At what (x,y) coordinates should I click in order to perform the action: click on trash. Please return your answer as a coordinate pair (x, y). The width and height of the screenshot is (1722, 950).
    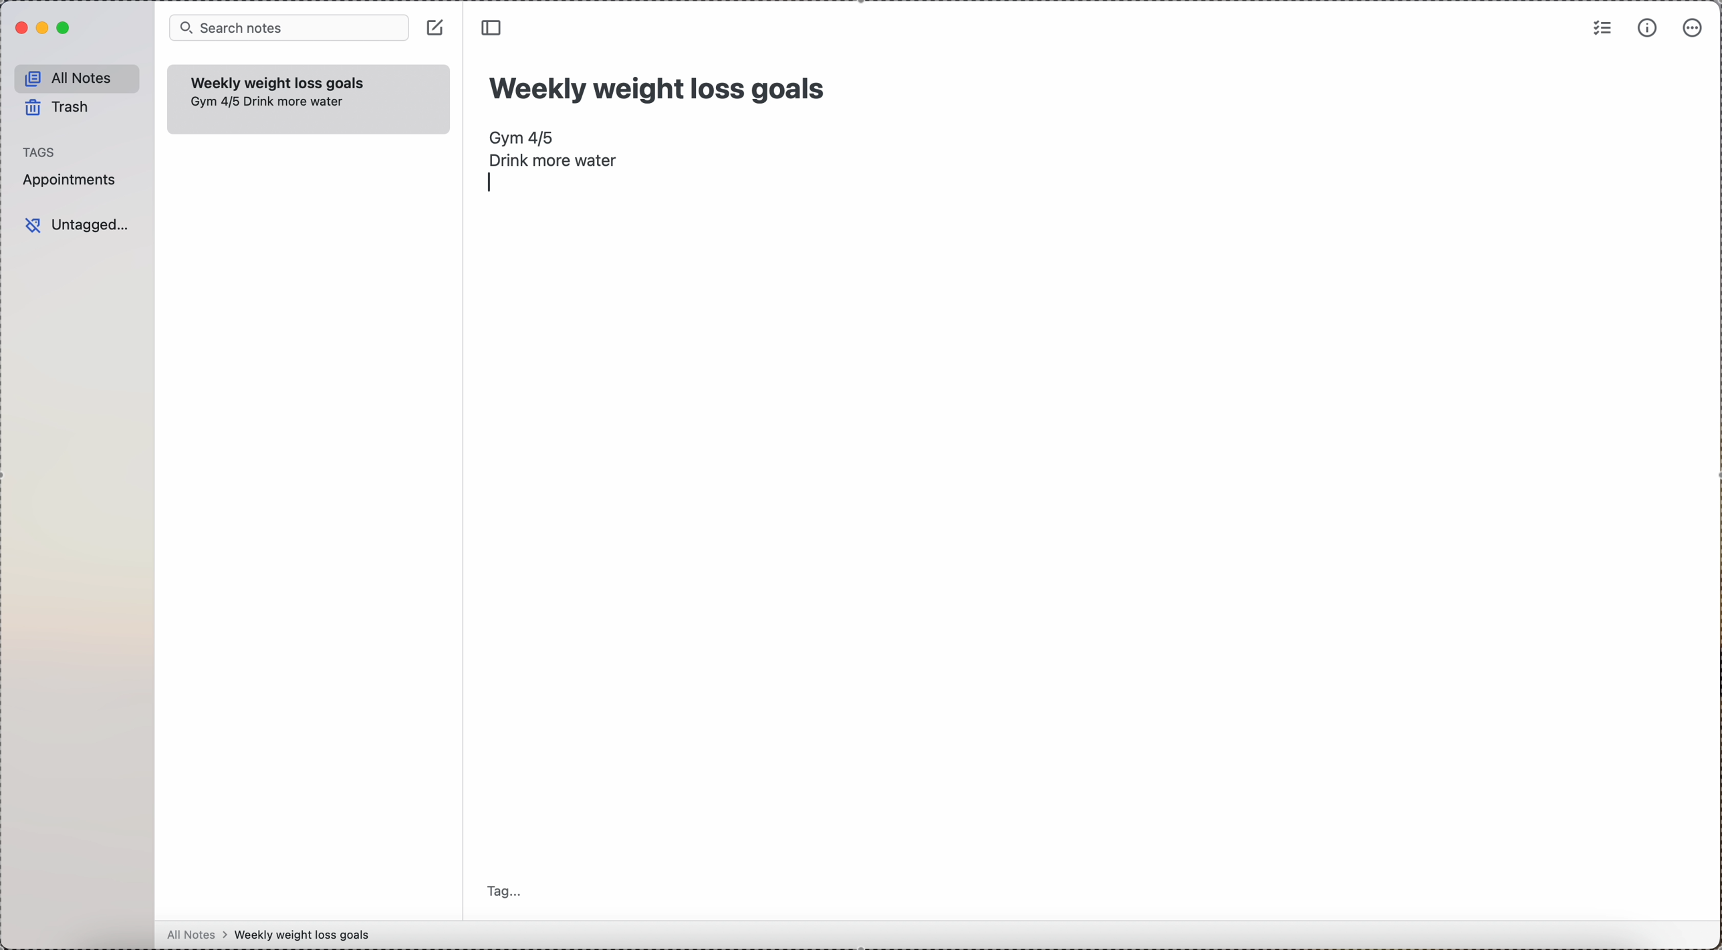
    Looking at the image, I should click on (57, 107).